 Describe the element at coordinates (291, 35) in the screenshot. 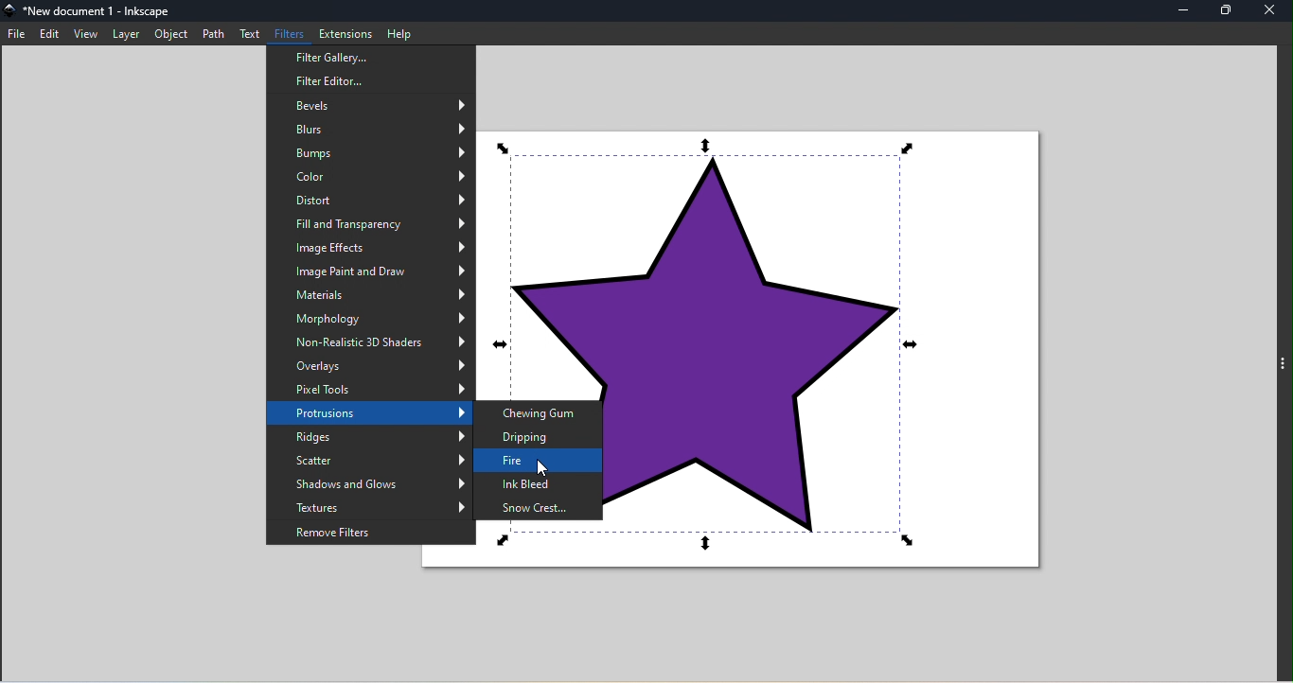

I see `Filters` at that location.